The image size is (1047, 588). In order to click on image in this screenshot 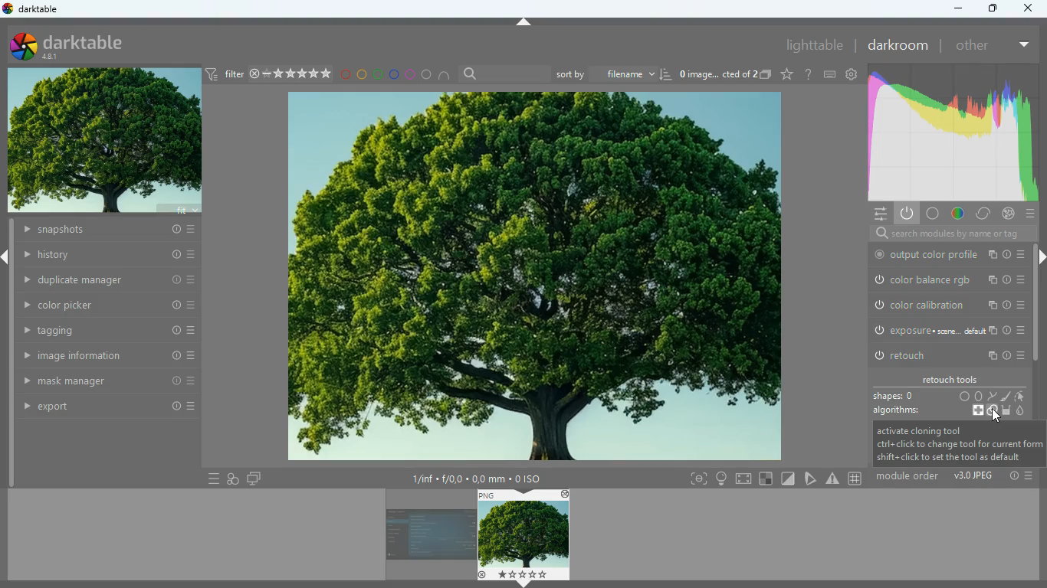, I will do `click(423, 538)`.